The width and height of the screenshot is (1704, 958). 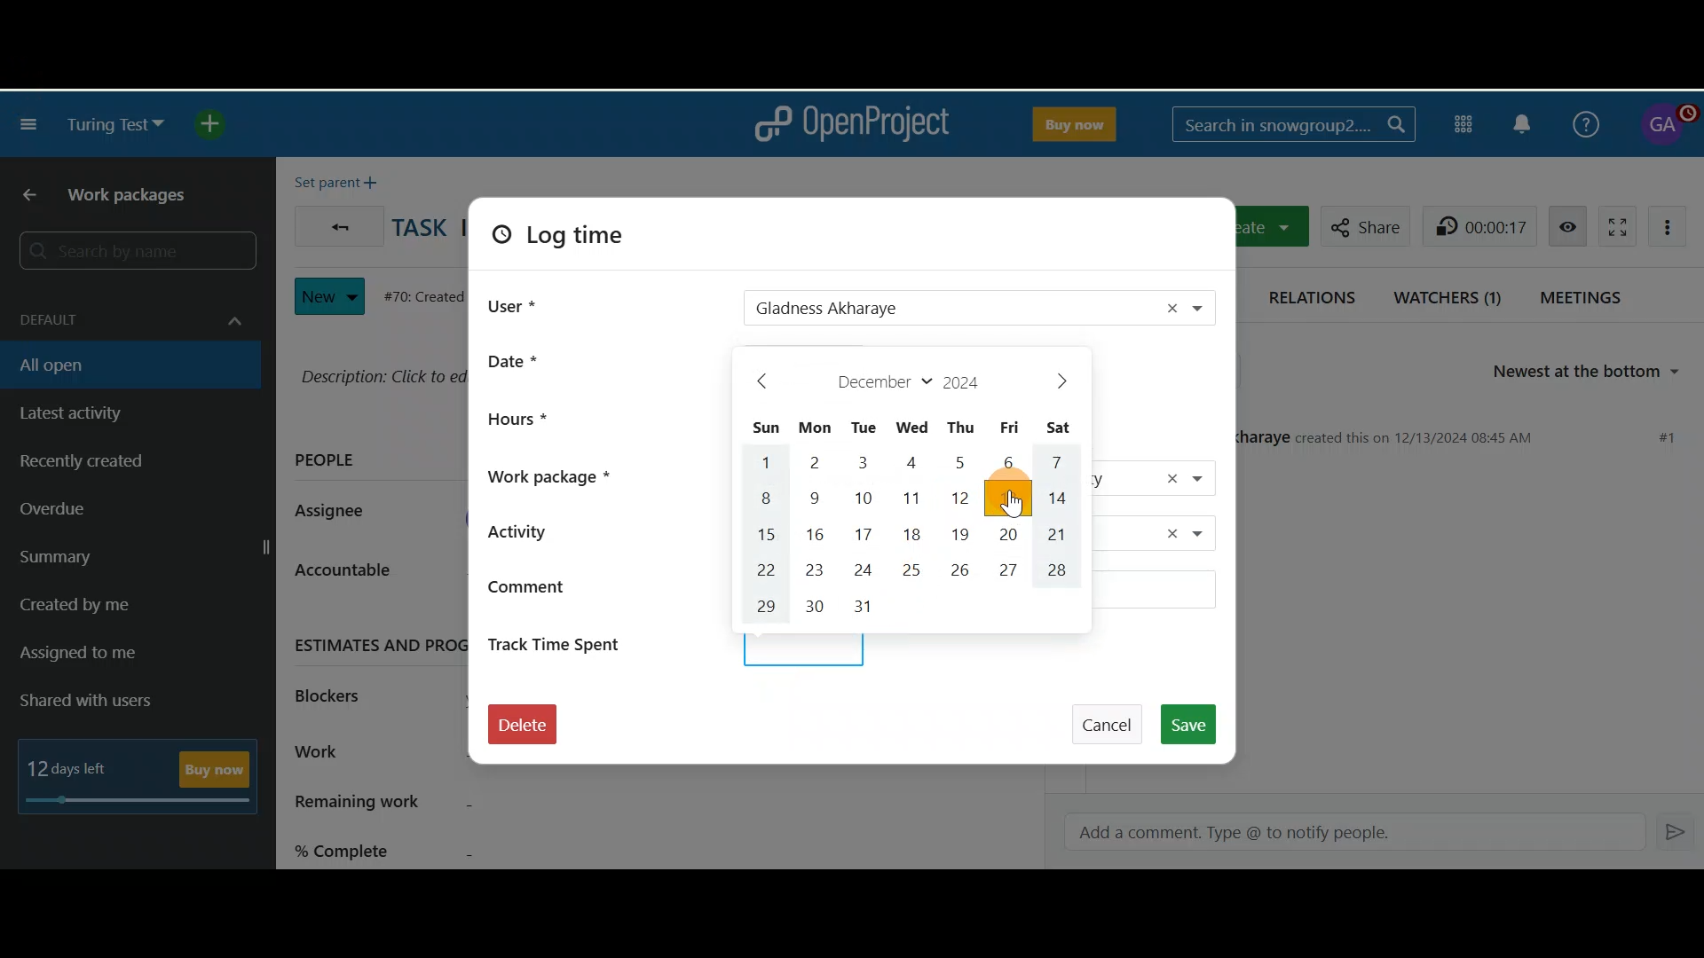 What do you see at coordinates (339, 693) in the screenshot?
I see `Blockers` at bounding box center [339, 693].